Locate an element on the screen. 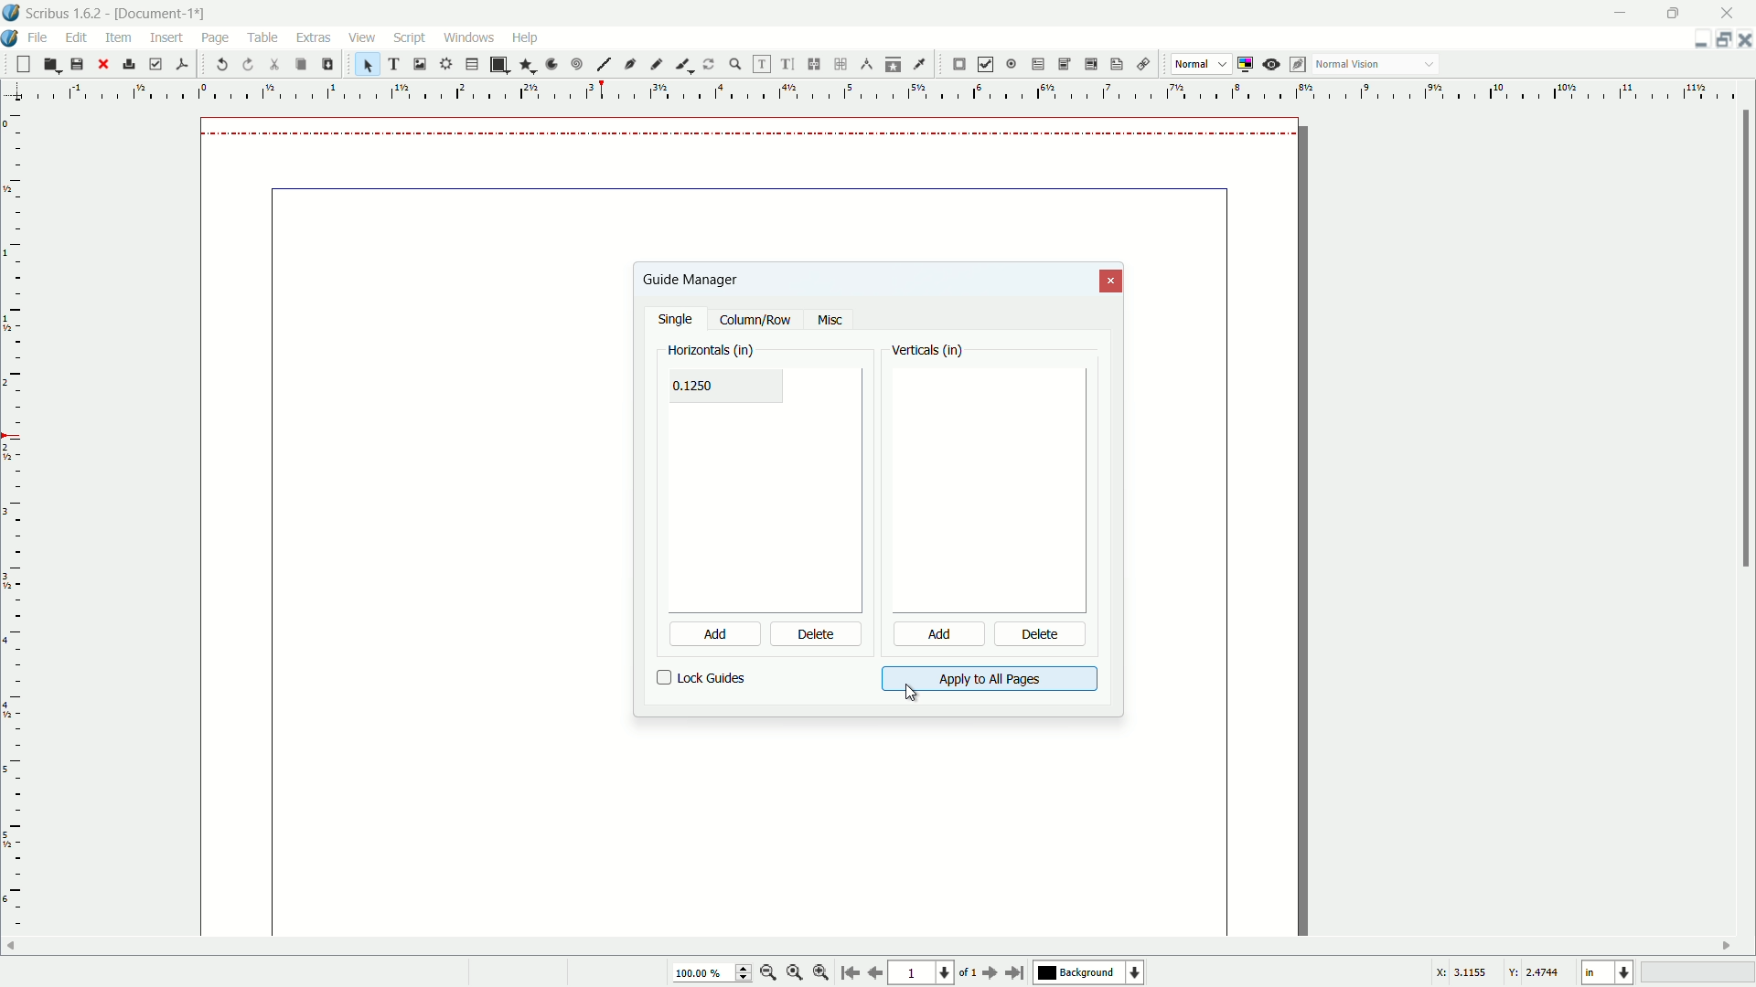 This screenshot has width=1756, height=987. save is located at coordinates (77, 65).